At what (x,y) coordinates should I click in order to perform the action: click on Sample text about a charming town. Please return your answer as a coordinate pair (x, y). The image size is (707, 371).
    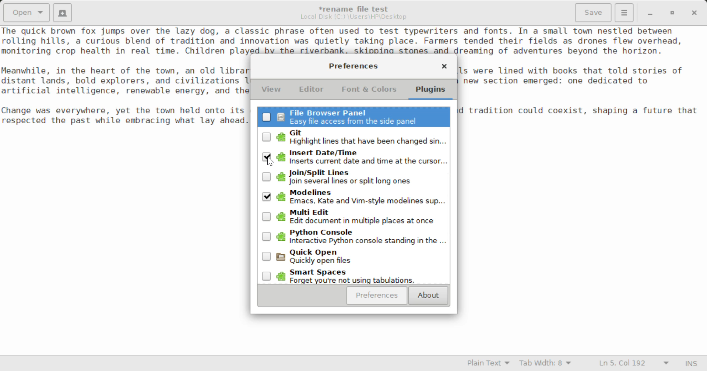
    Looking at the image, I should click on (353, 40).